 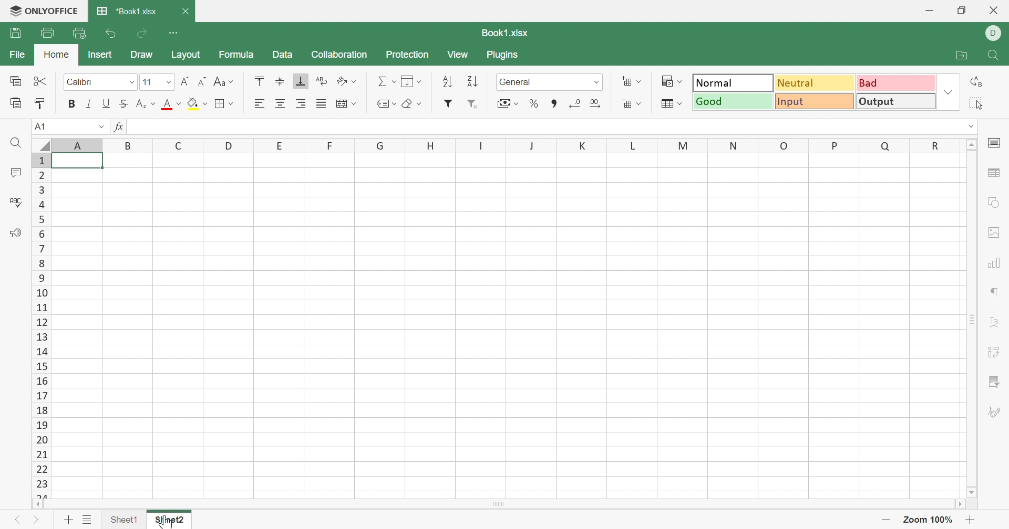 What do you see at coordinates (356, 103) in the screenshot?
I see `Drop Down` at bounding box center [356, 103].